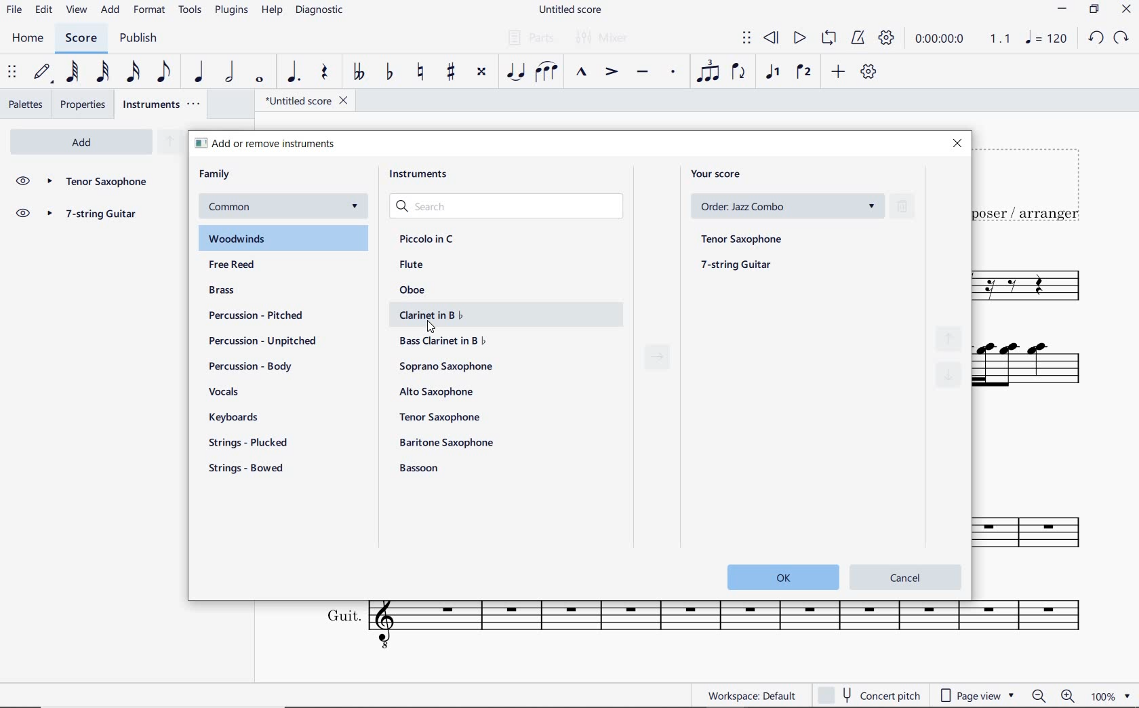 The width and height of the screenshot is (1139, 708). I want to click on bass clarinet in b, so click(444, 340).